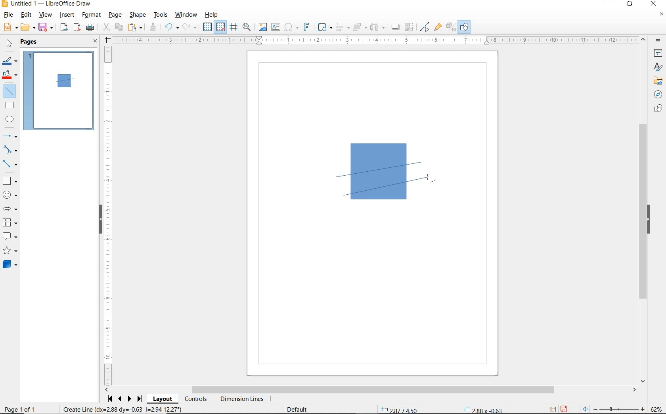  Describe the element at coordinates (164, 399) in the screenshot. I see `LAYOUT` at that location.